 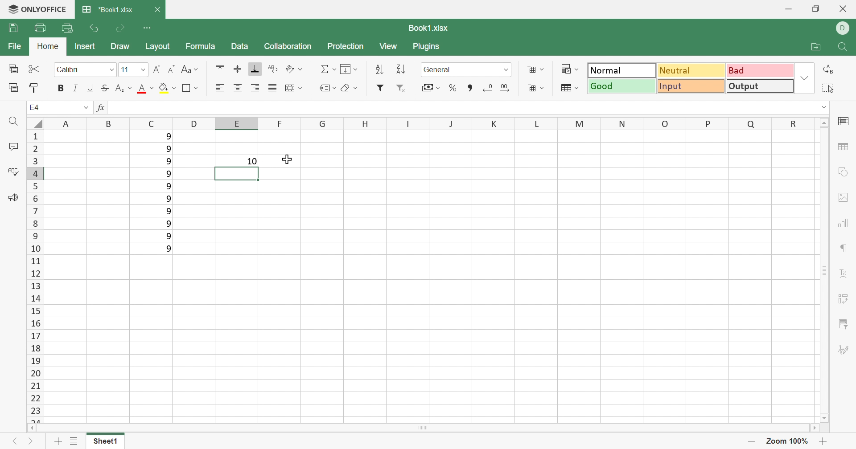 What do you see at coordinates (846, 172) in the screenshot?
I see `shape settings` at bounding box center [846, 172].